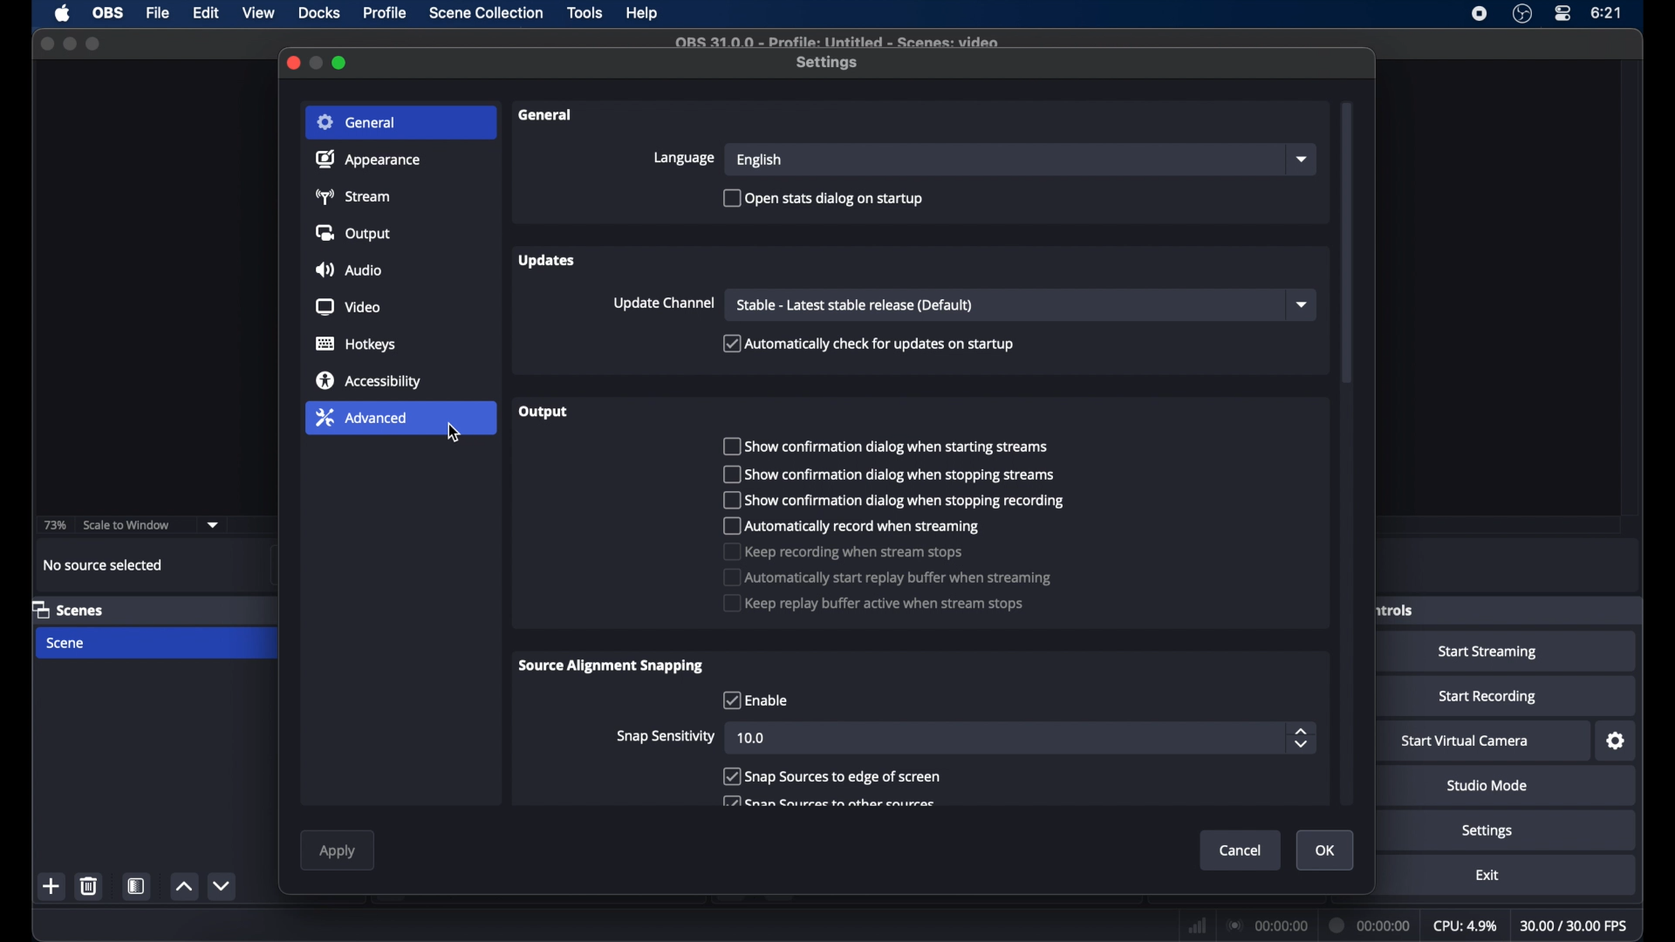 Image resolution: width=1675 pixels, height=942 pixels. Describe the element at coordinates (872, 342) in the screenshot. I see `Automatically check for updates on startup` at that location.